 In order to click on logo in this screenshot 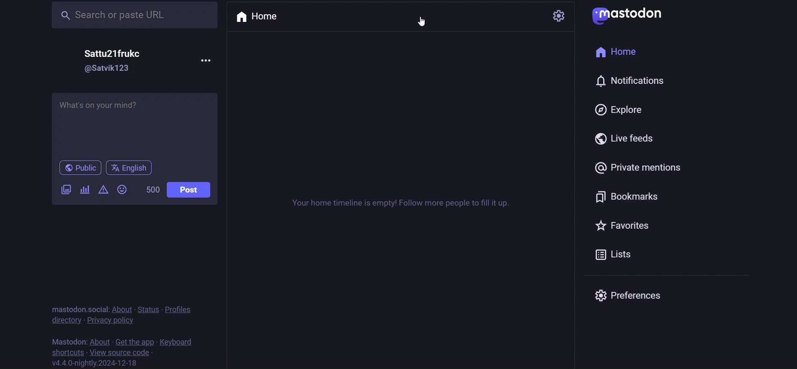, I will do `click(634, 16)`.